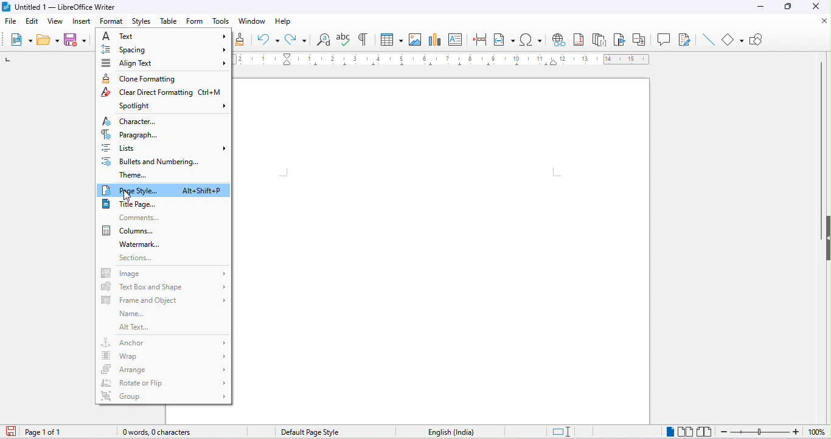 The width and height of the screenshot is (831, 439). I want to click on find and replace, so click(324, 37).